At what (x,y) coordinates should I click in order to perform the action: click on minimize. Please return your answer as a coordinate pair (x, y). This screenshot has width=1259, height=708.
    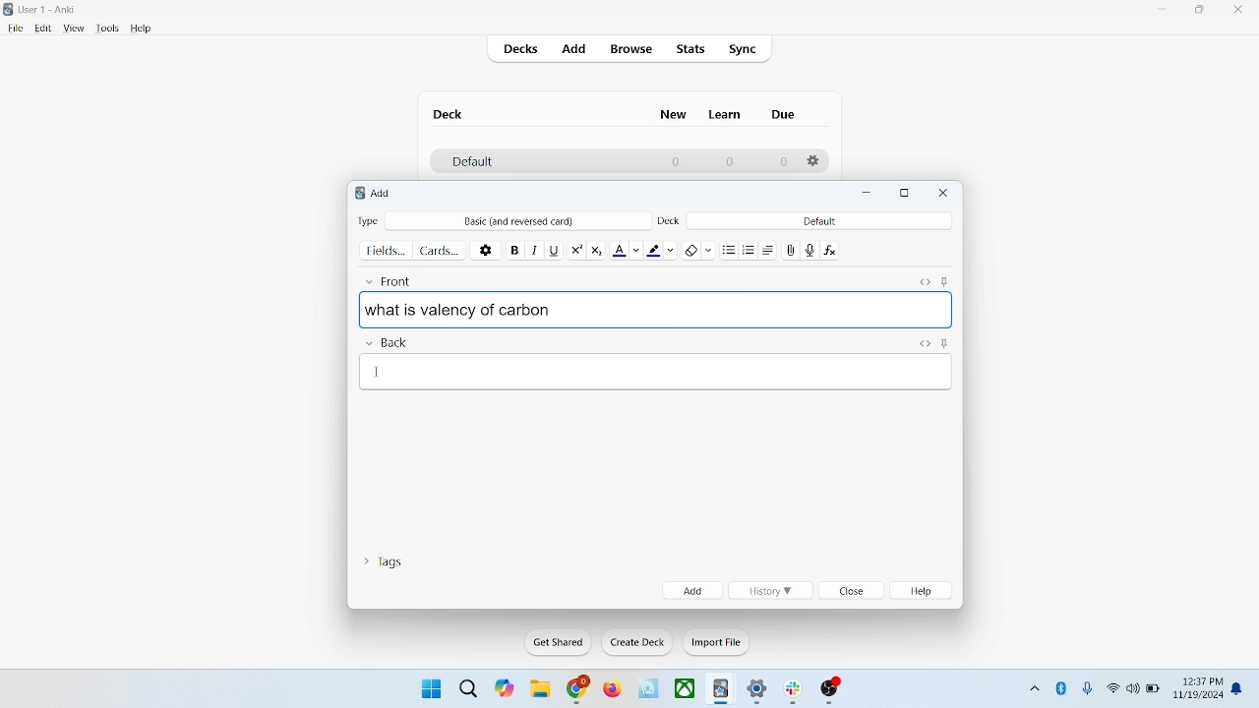
    Looking at the image, I should click on (869, 194).